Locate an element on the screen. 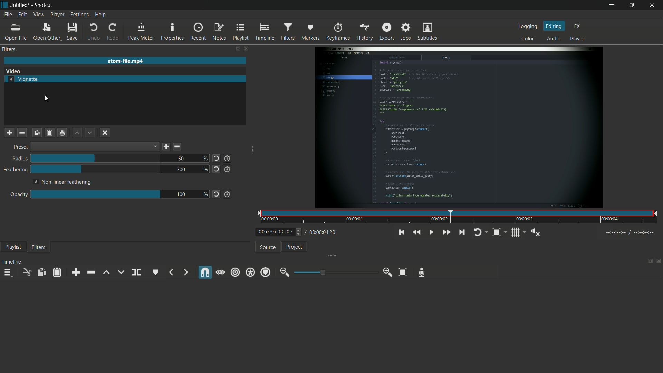  % is located at coordinates (205, 169).